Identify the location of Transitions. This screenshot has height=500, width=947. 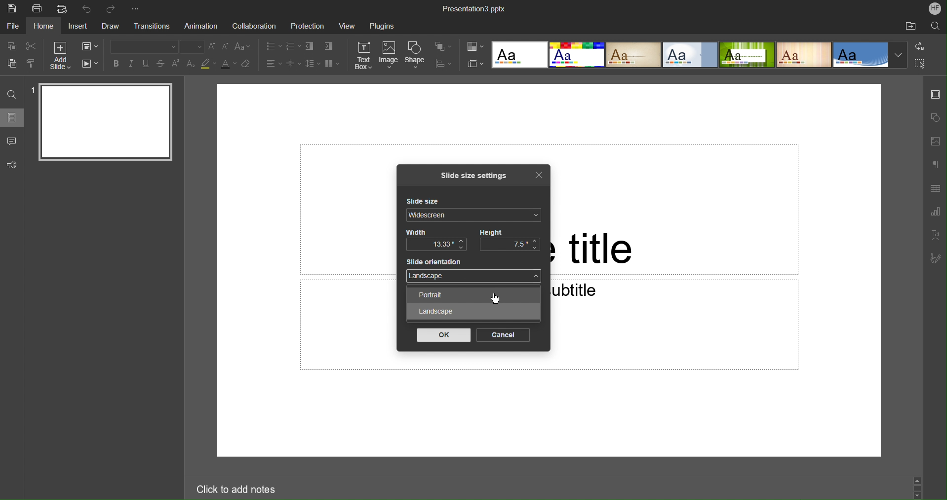
(155, 26).